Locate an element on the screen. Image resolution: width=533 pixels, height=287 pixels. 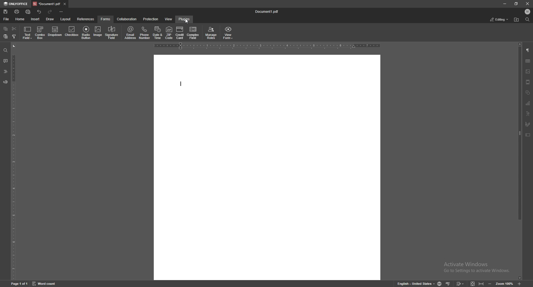
complex field is located at coordinates (193, 33).